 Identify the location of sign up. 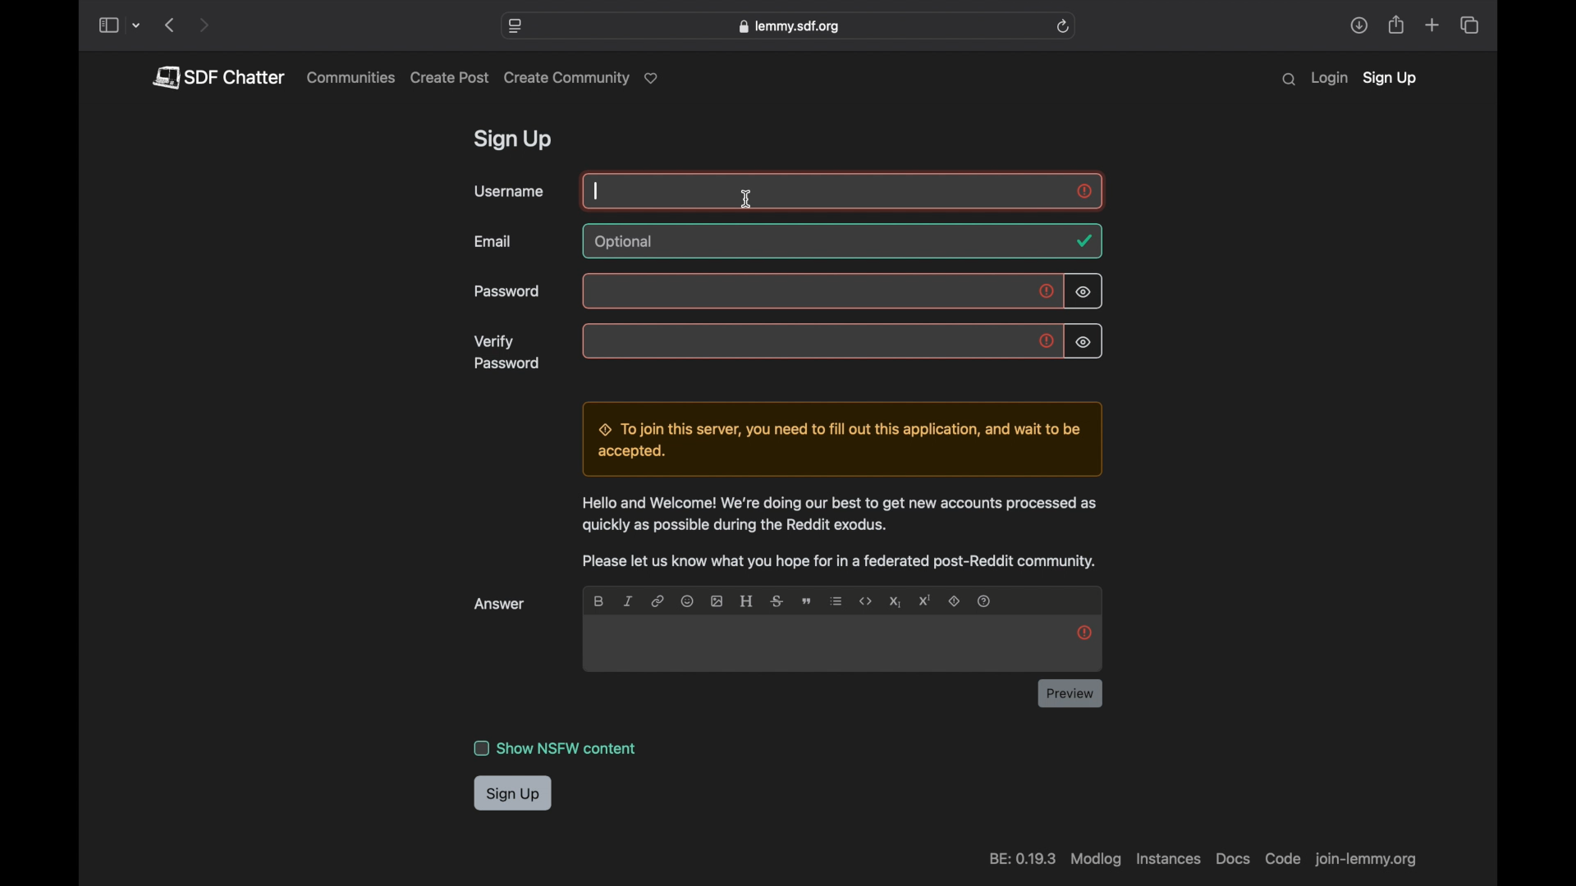
(1390, 80).